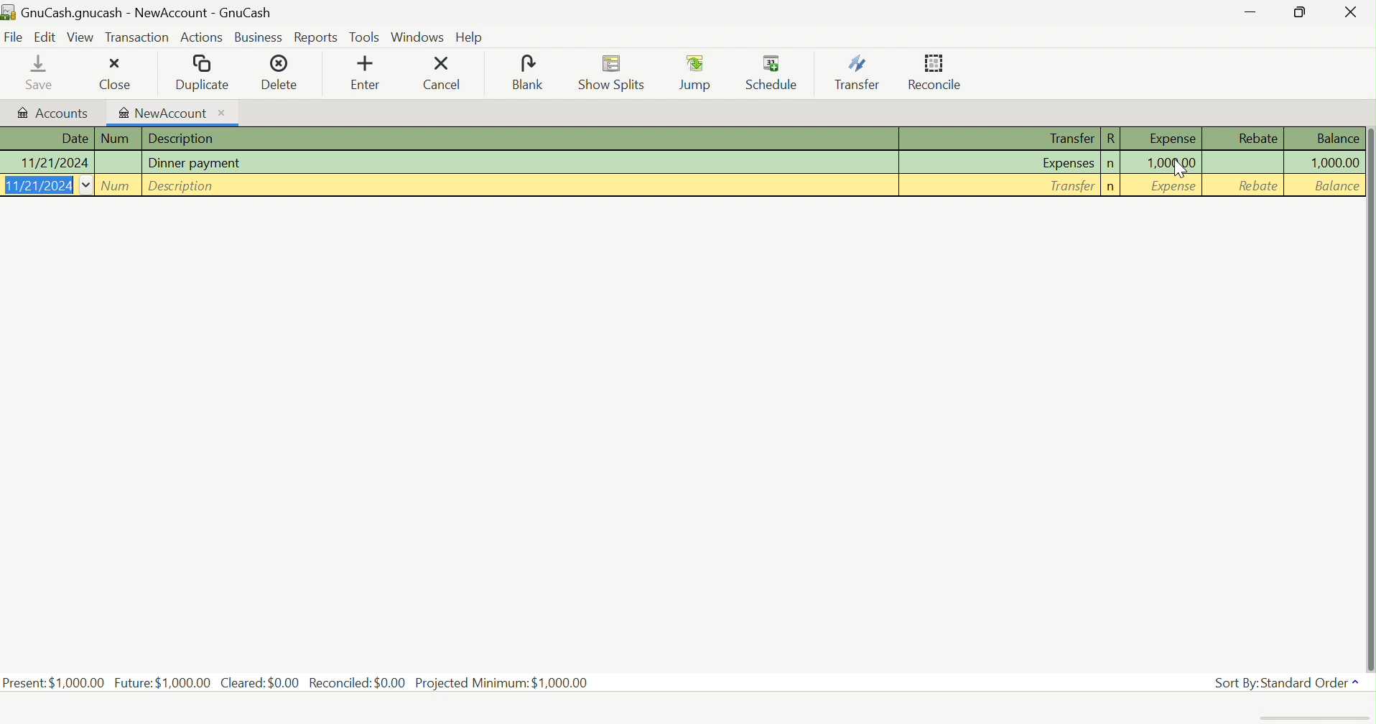  I want to click on Sort By: Standard Order, so click(1288, 682).